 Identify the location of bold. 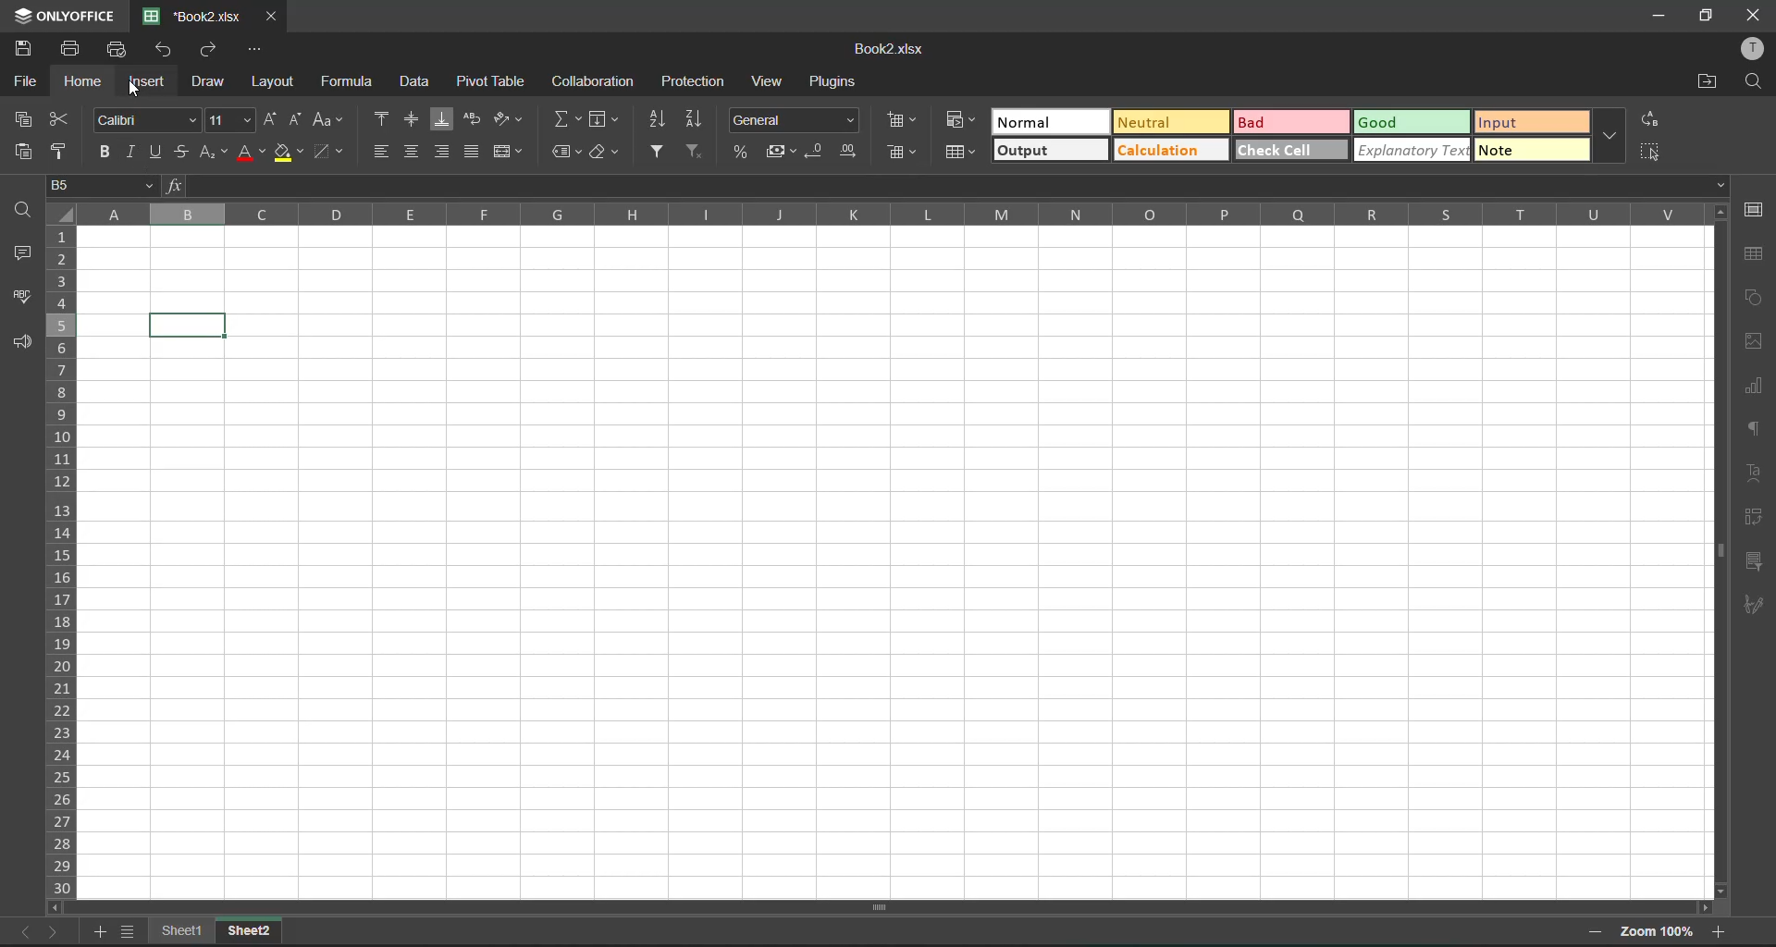
(105, 150).